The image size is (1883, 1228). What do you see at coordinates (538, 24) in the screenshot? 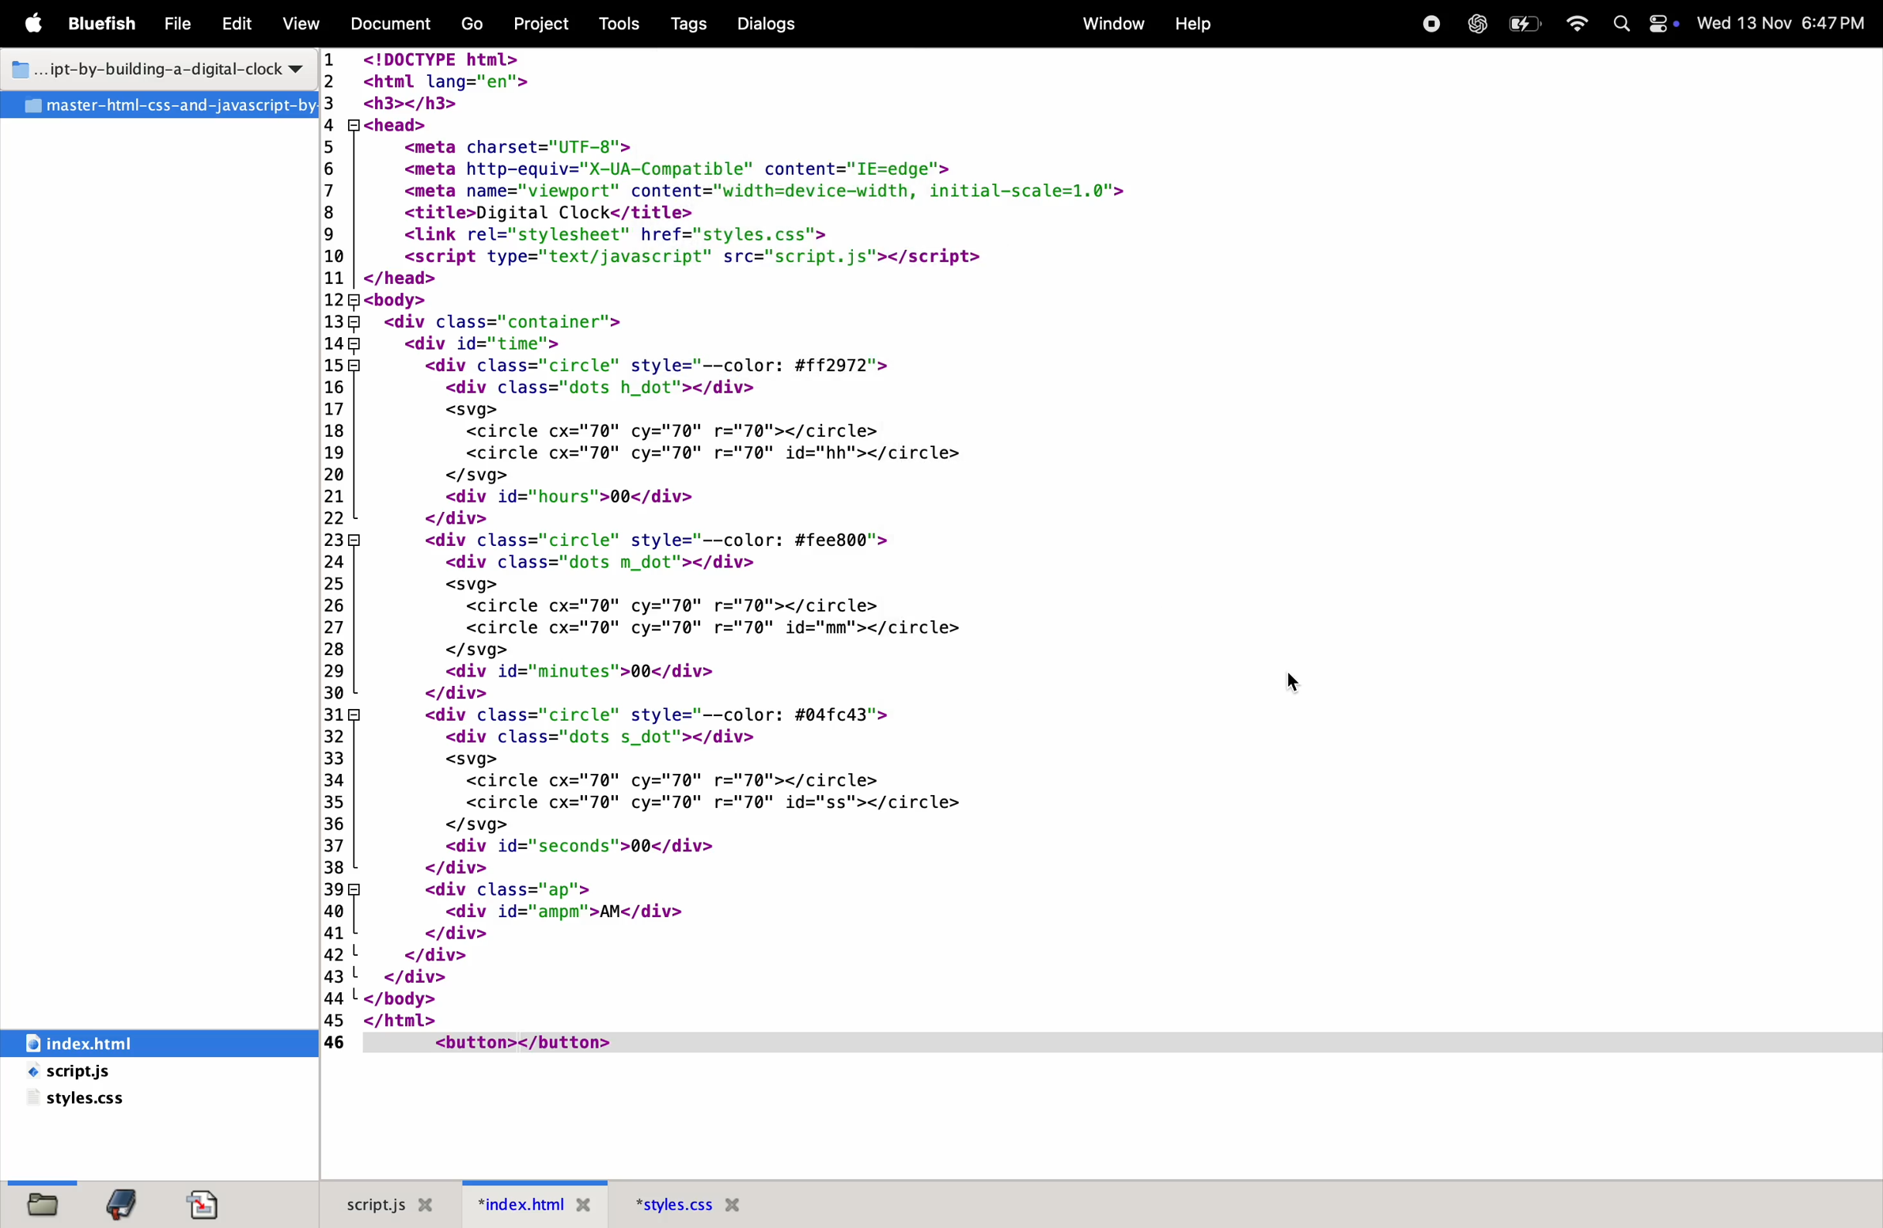
I see `Project` at bounding box center [538, 24].